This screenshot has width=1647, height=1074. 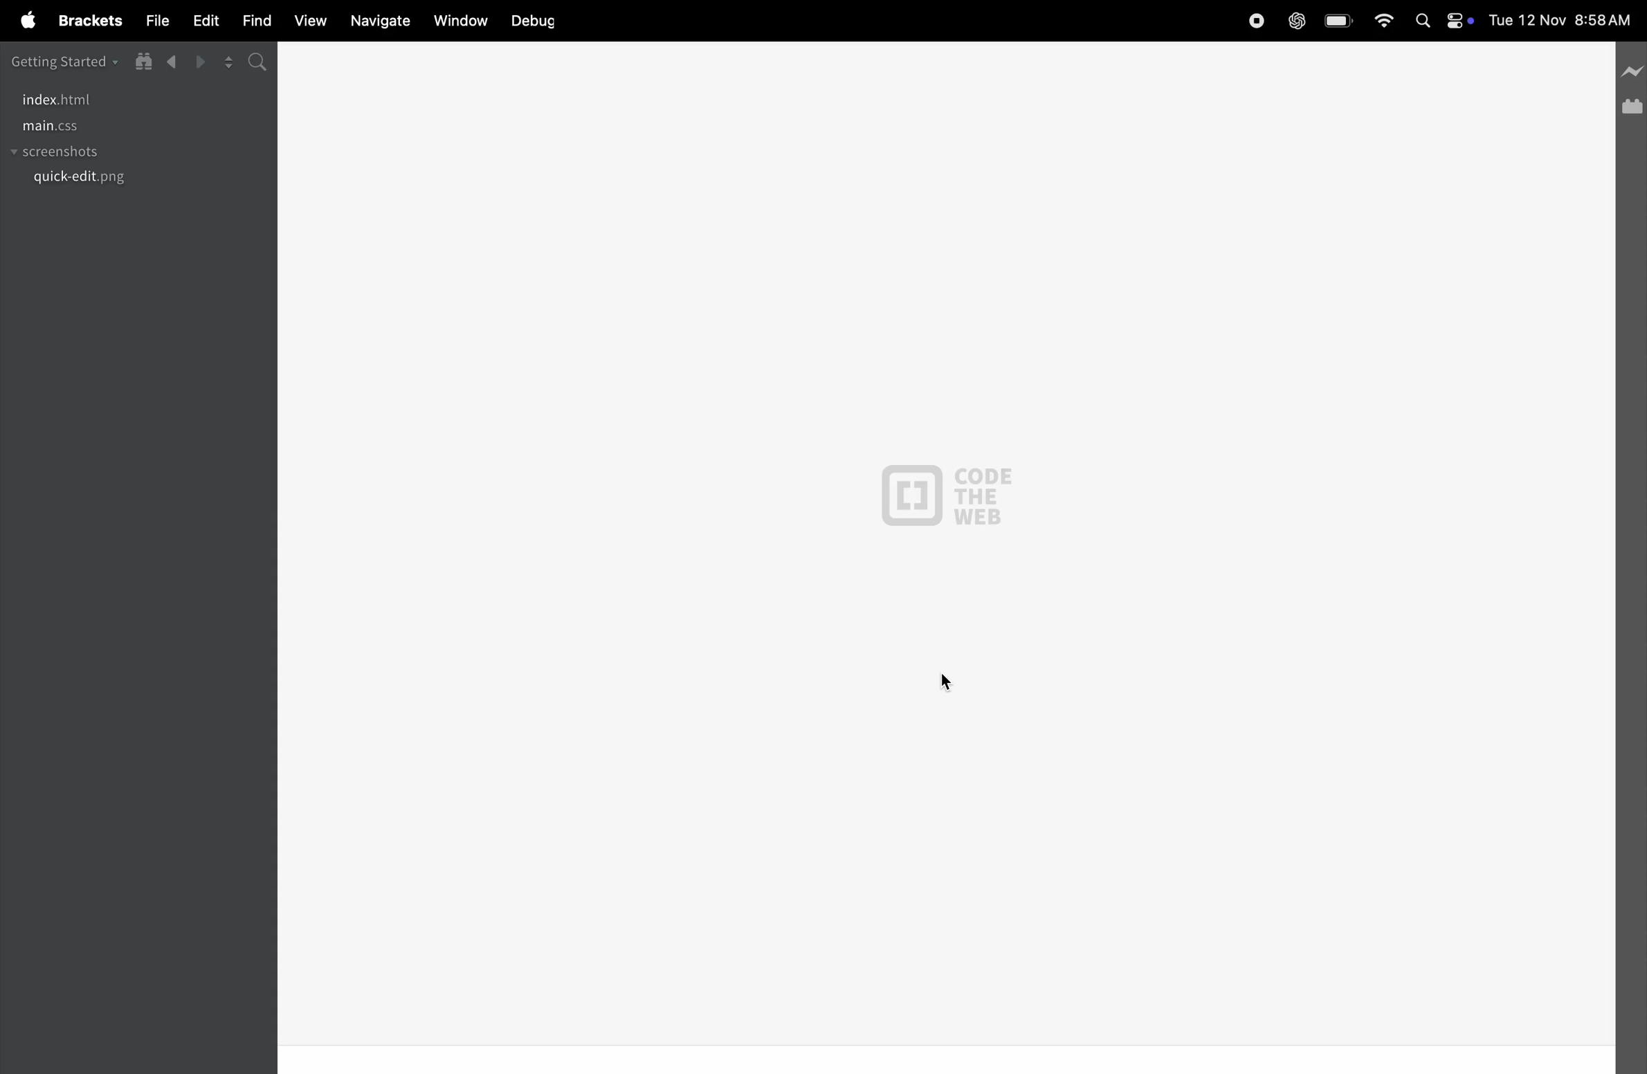 I want to click on edit, so click(x=203, y=22).